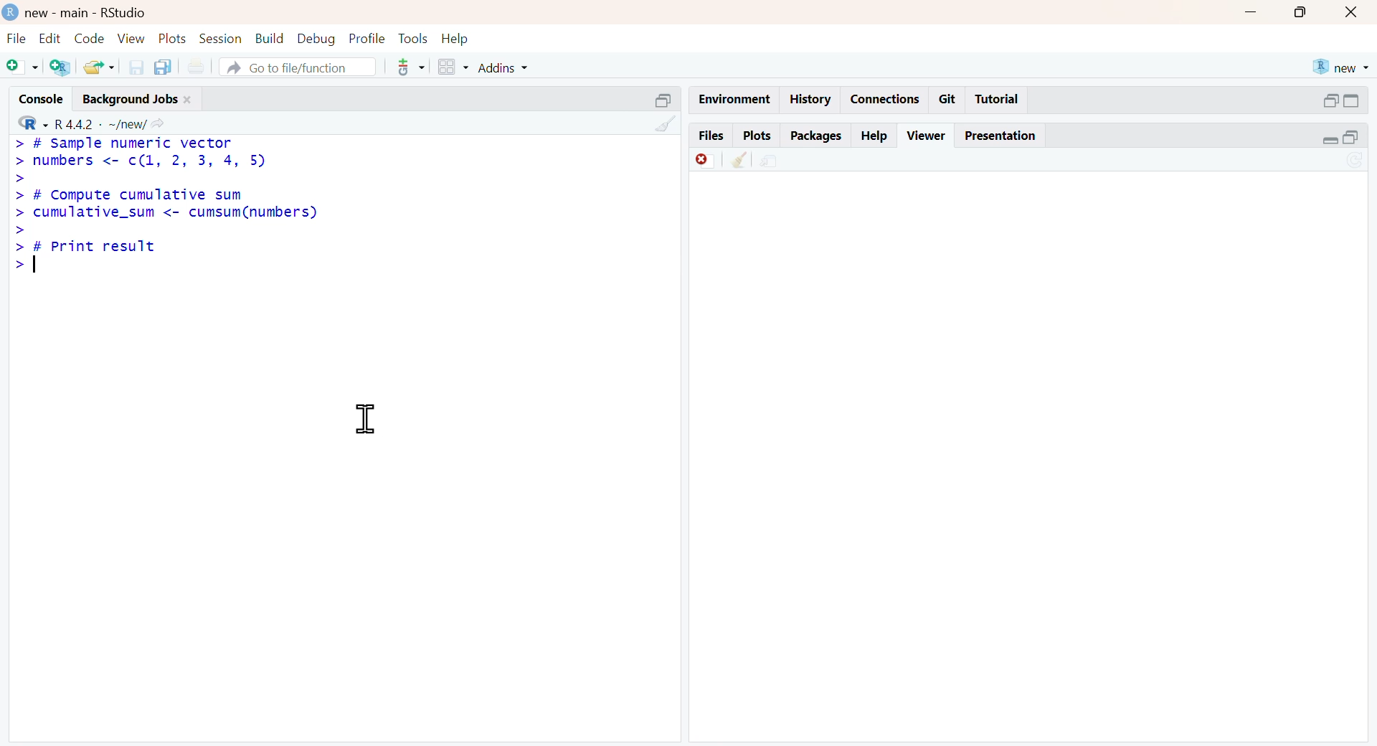 The height and width of the screenshot is (746, 1377). I want to click on offline, so click(705, 159).